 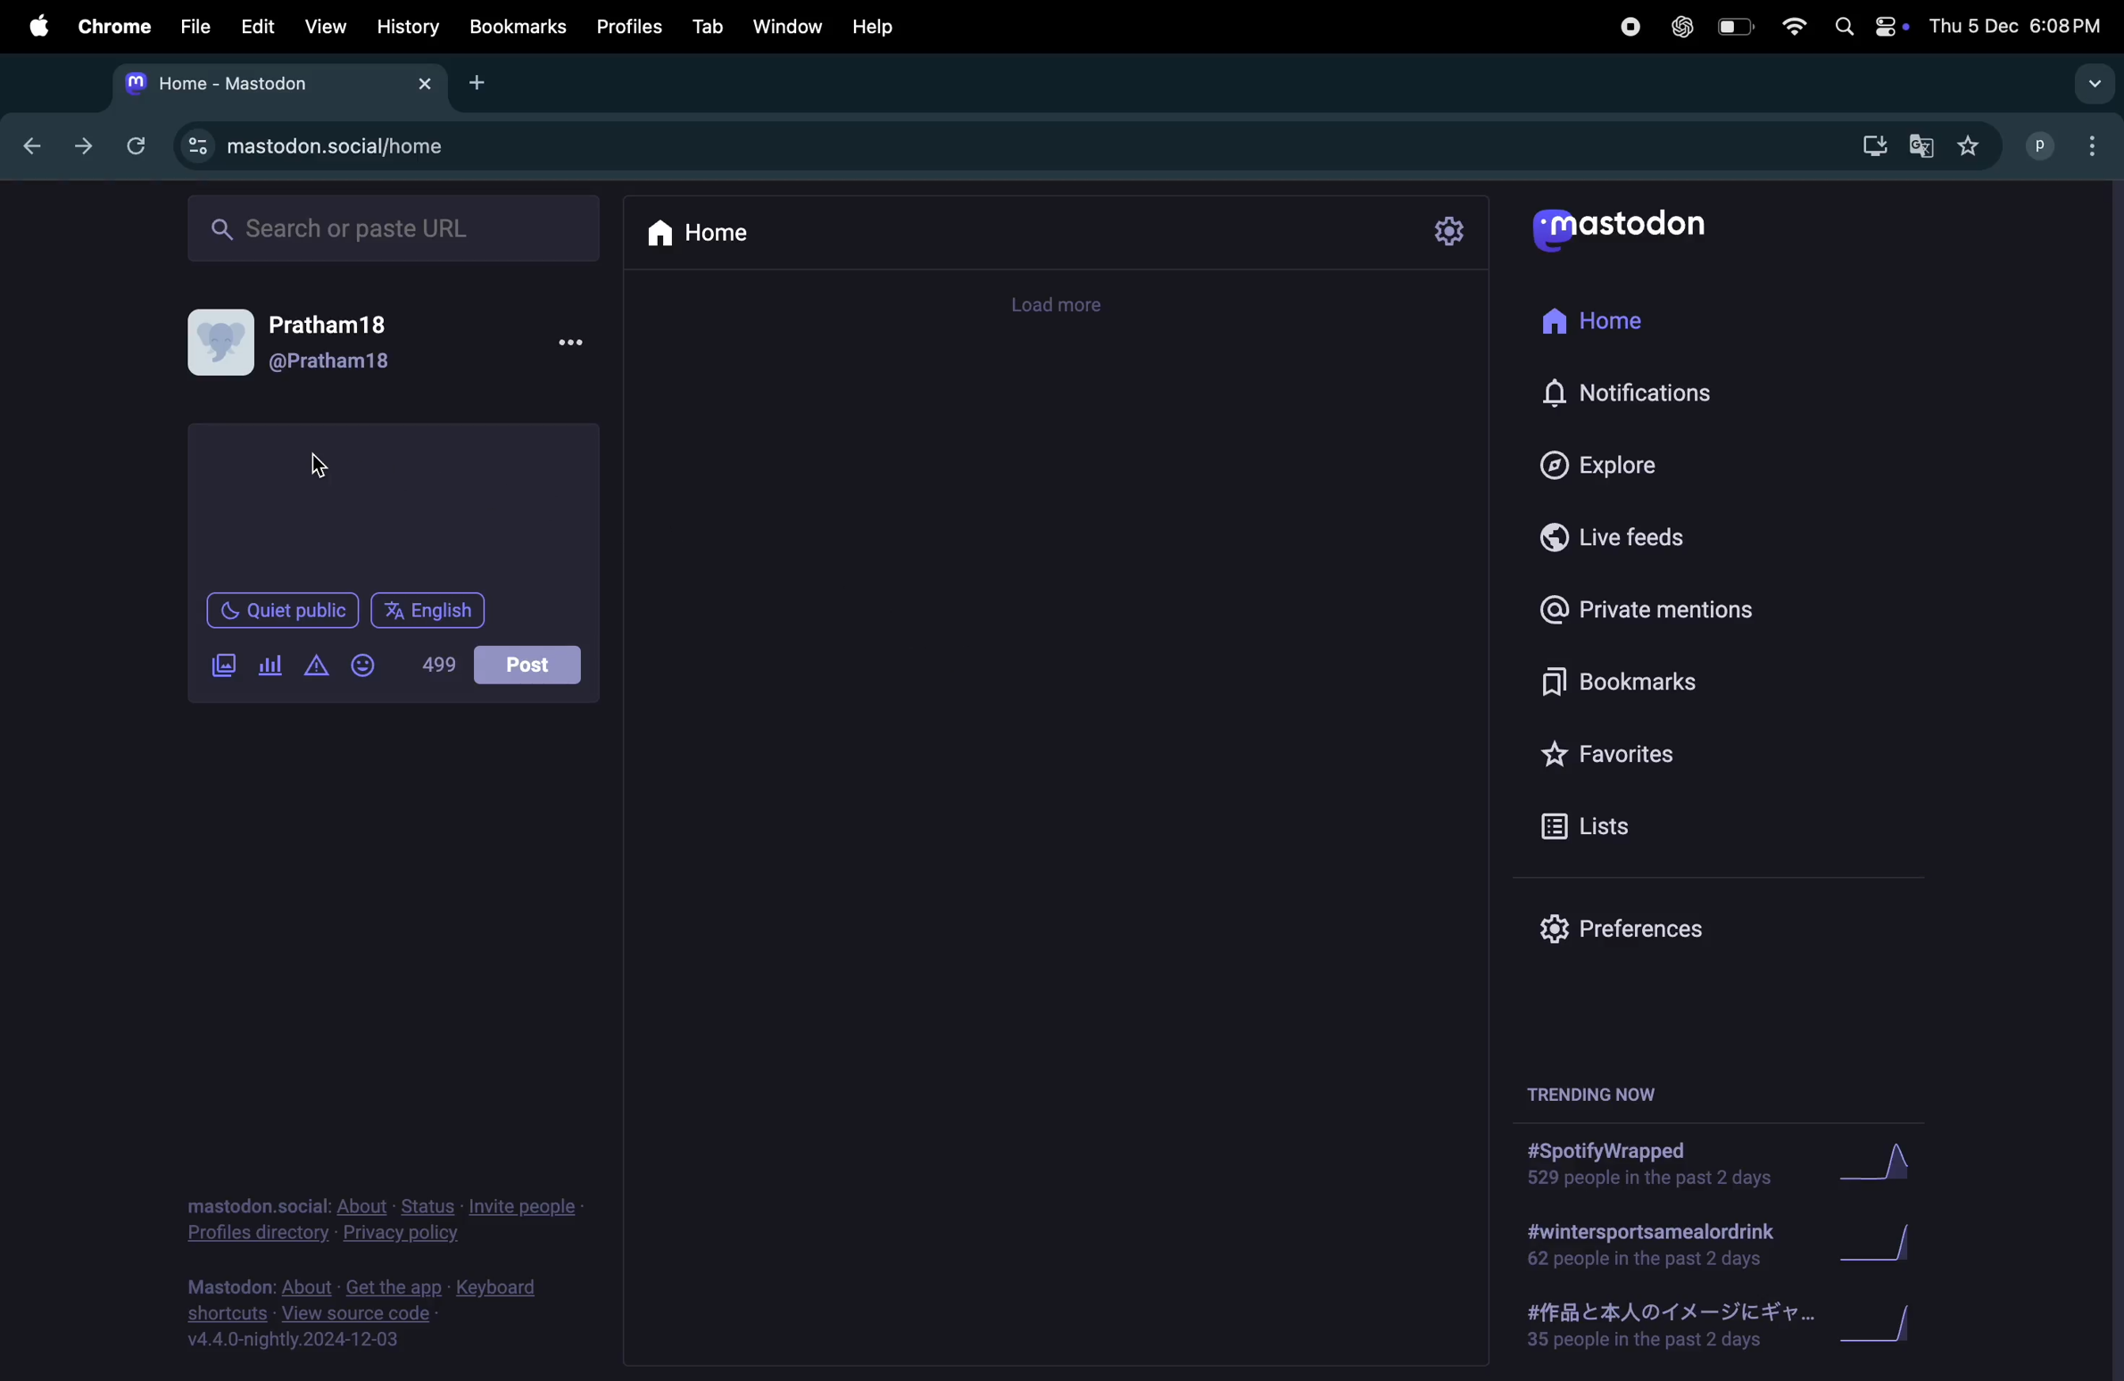 I want to click on chatgpt, so click(x=1680, y=30).